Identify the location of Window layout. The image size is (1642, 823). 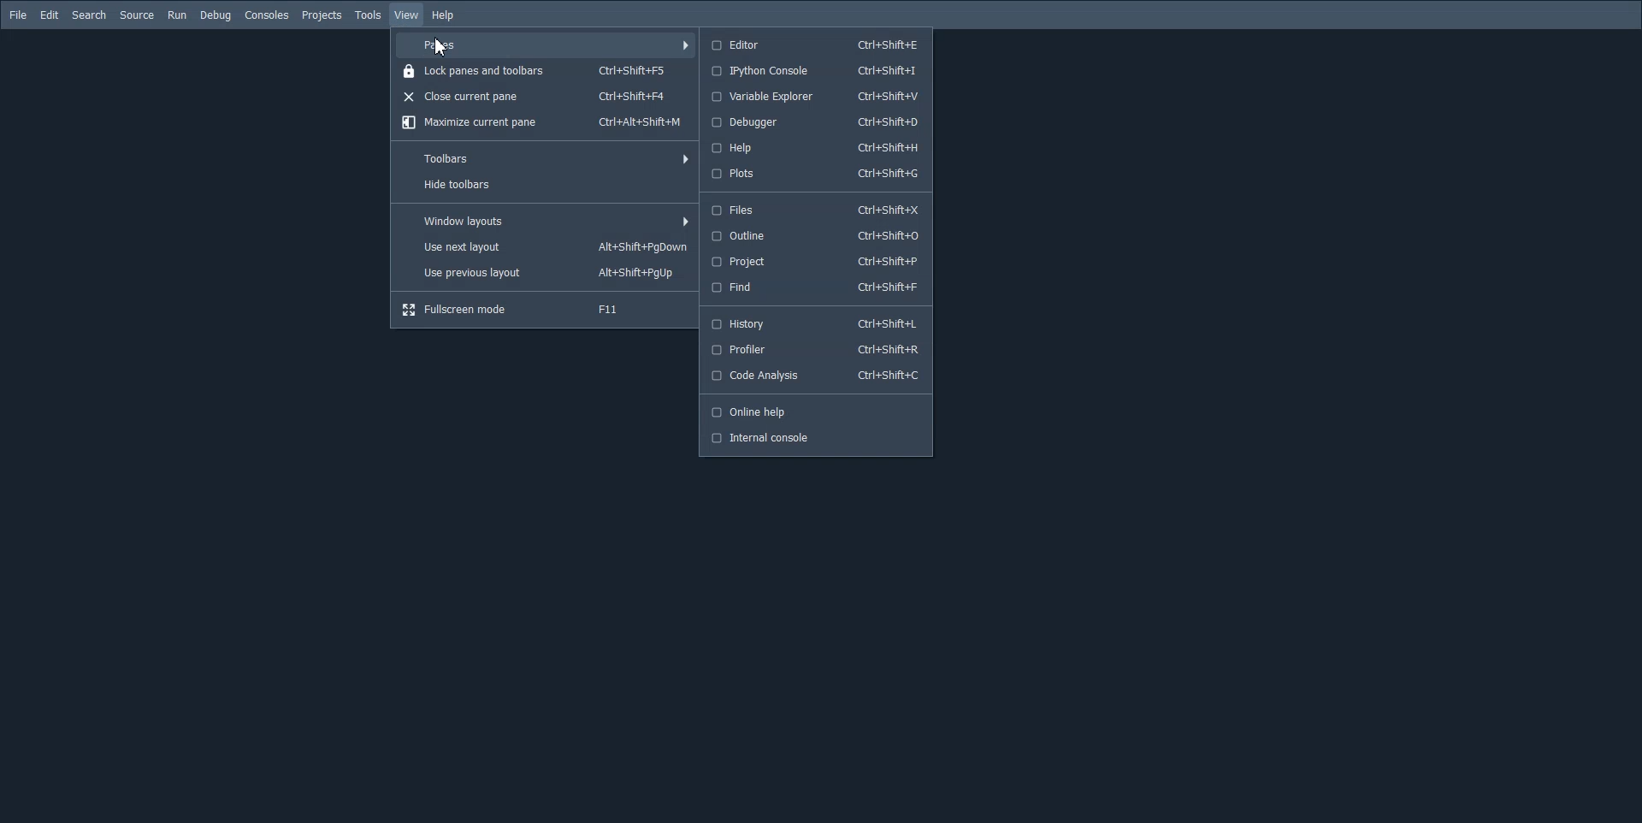
(545, 220).